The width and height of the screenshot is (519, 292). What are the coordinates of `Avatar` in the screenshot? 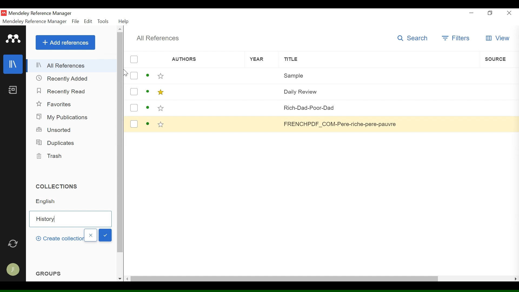 It's located at (12, 270).